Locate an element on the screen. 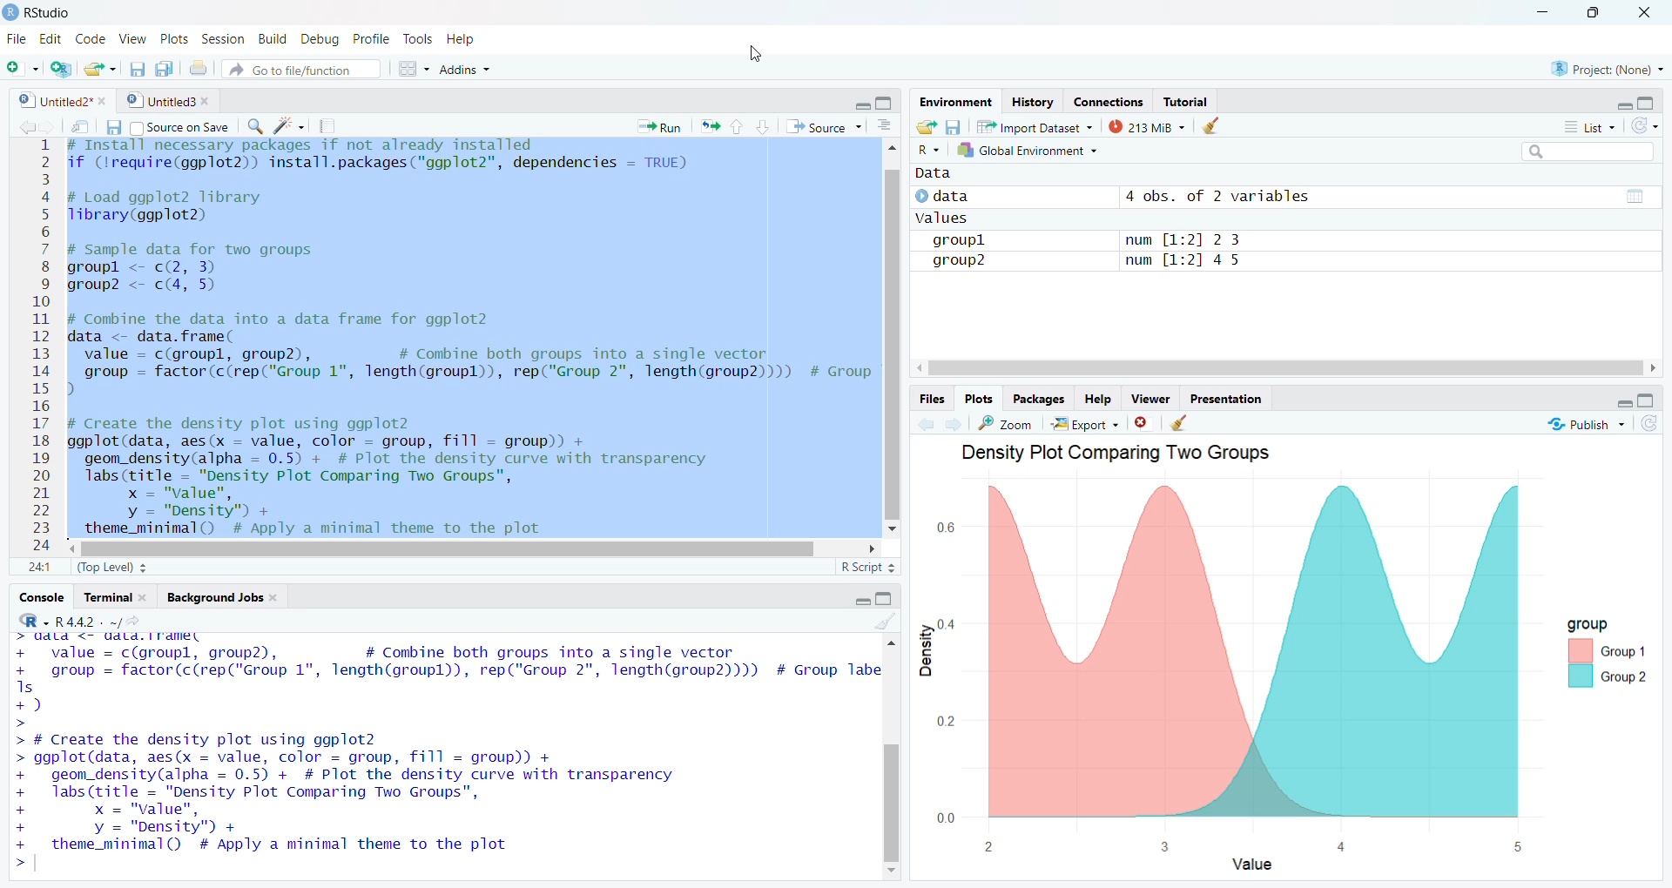 The image size is (1672, 888). num [1:2] 2 3 is located at coordinates (1181, 237).